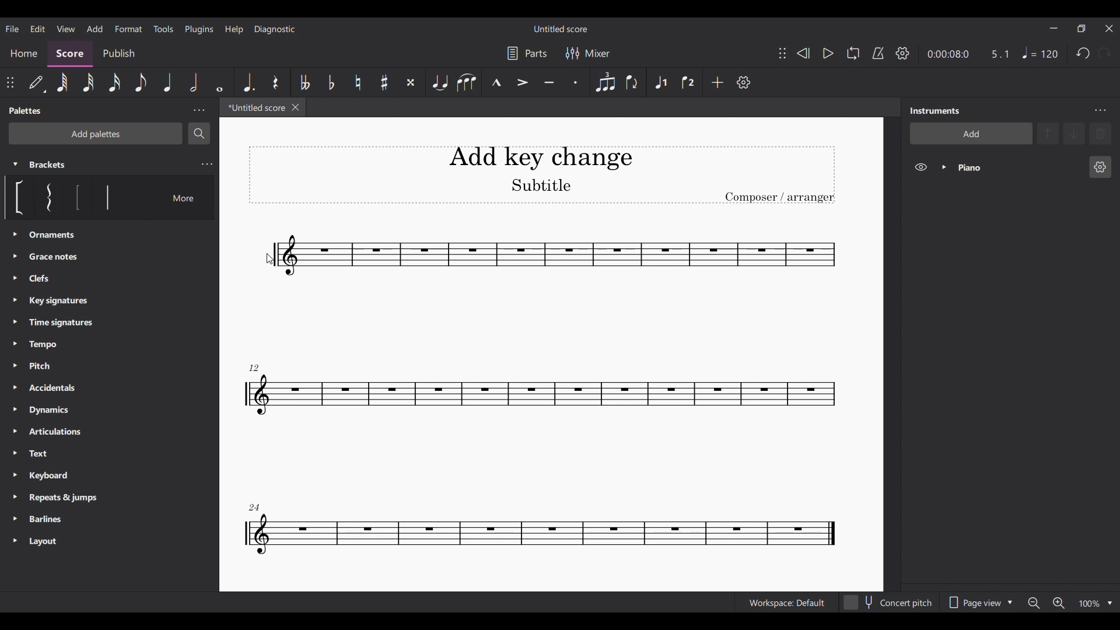 This screenshot has width=1120, height=630. What do you see at coordinates (169, 83) in the screenshot?
I see `Quarter note` at bounding box center [169, 83].